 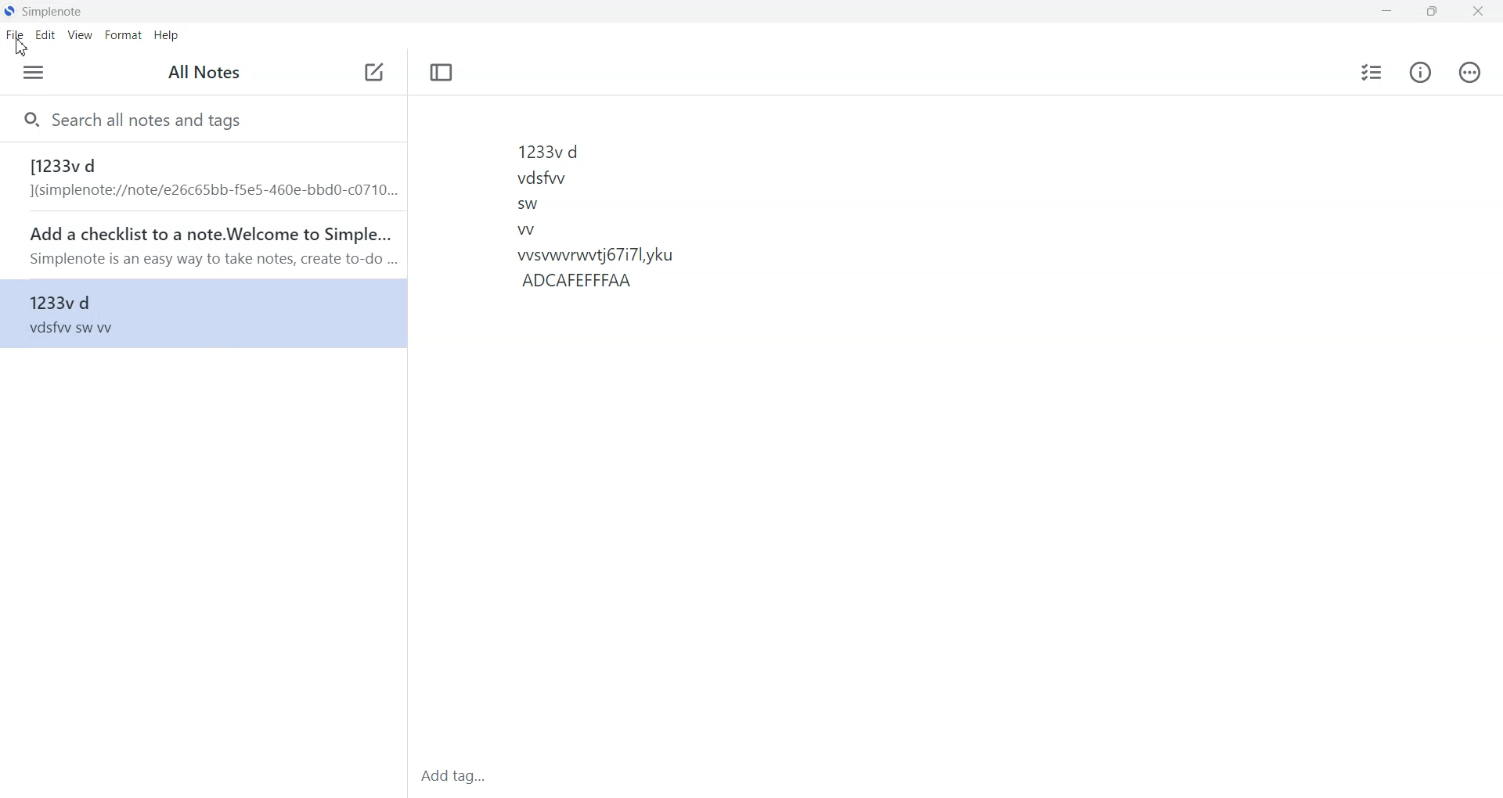 I want to click on Toggle Focus Mode, so click(x=442, y=73).